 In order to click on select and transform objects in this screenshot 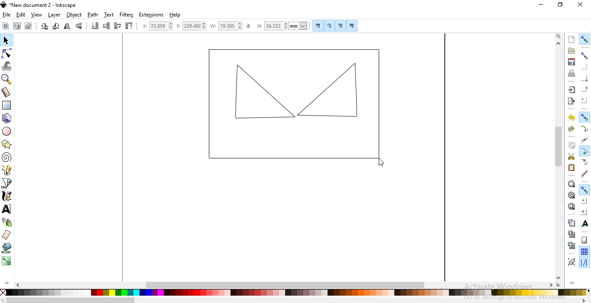, I will do `click(6, 40)`.